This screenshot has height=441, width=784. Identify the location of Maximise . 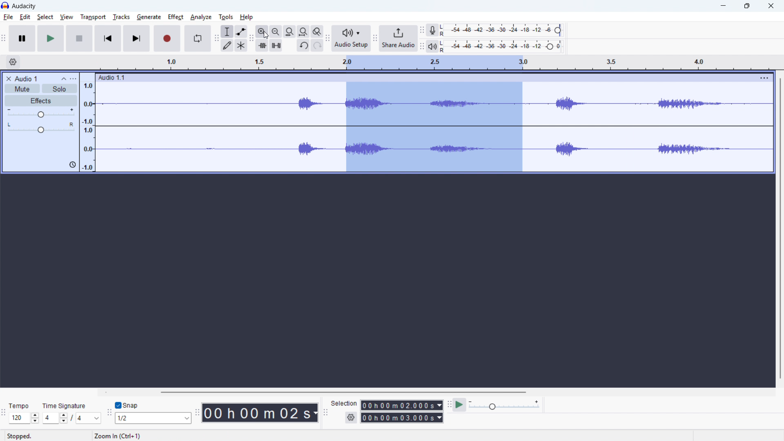
(747, 6).